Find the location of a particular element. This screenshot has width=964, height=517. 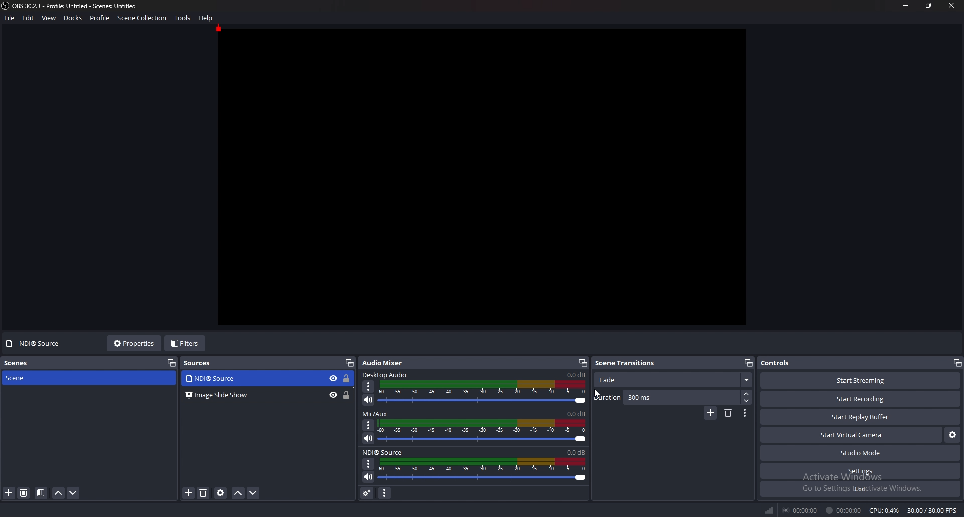

desktop audio is located at coordinates (387, 374).